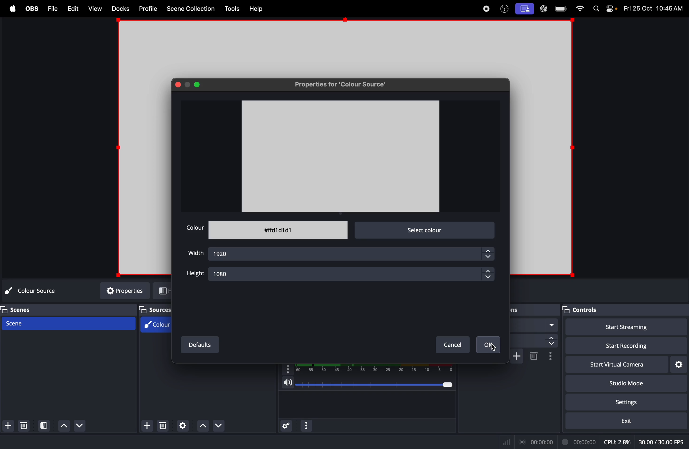  Describe the element at coordinates (543, 9) in the screenshot. I see `chat gpt` at that location.